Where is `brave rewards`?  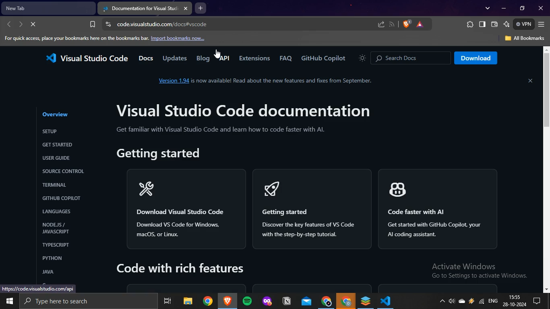
brave rewards is located at coordinates (420, 24).